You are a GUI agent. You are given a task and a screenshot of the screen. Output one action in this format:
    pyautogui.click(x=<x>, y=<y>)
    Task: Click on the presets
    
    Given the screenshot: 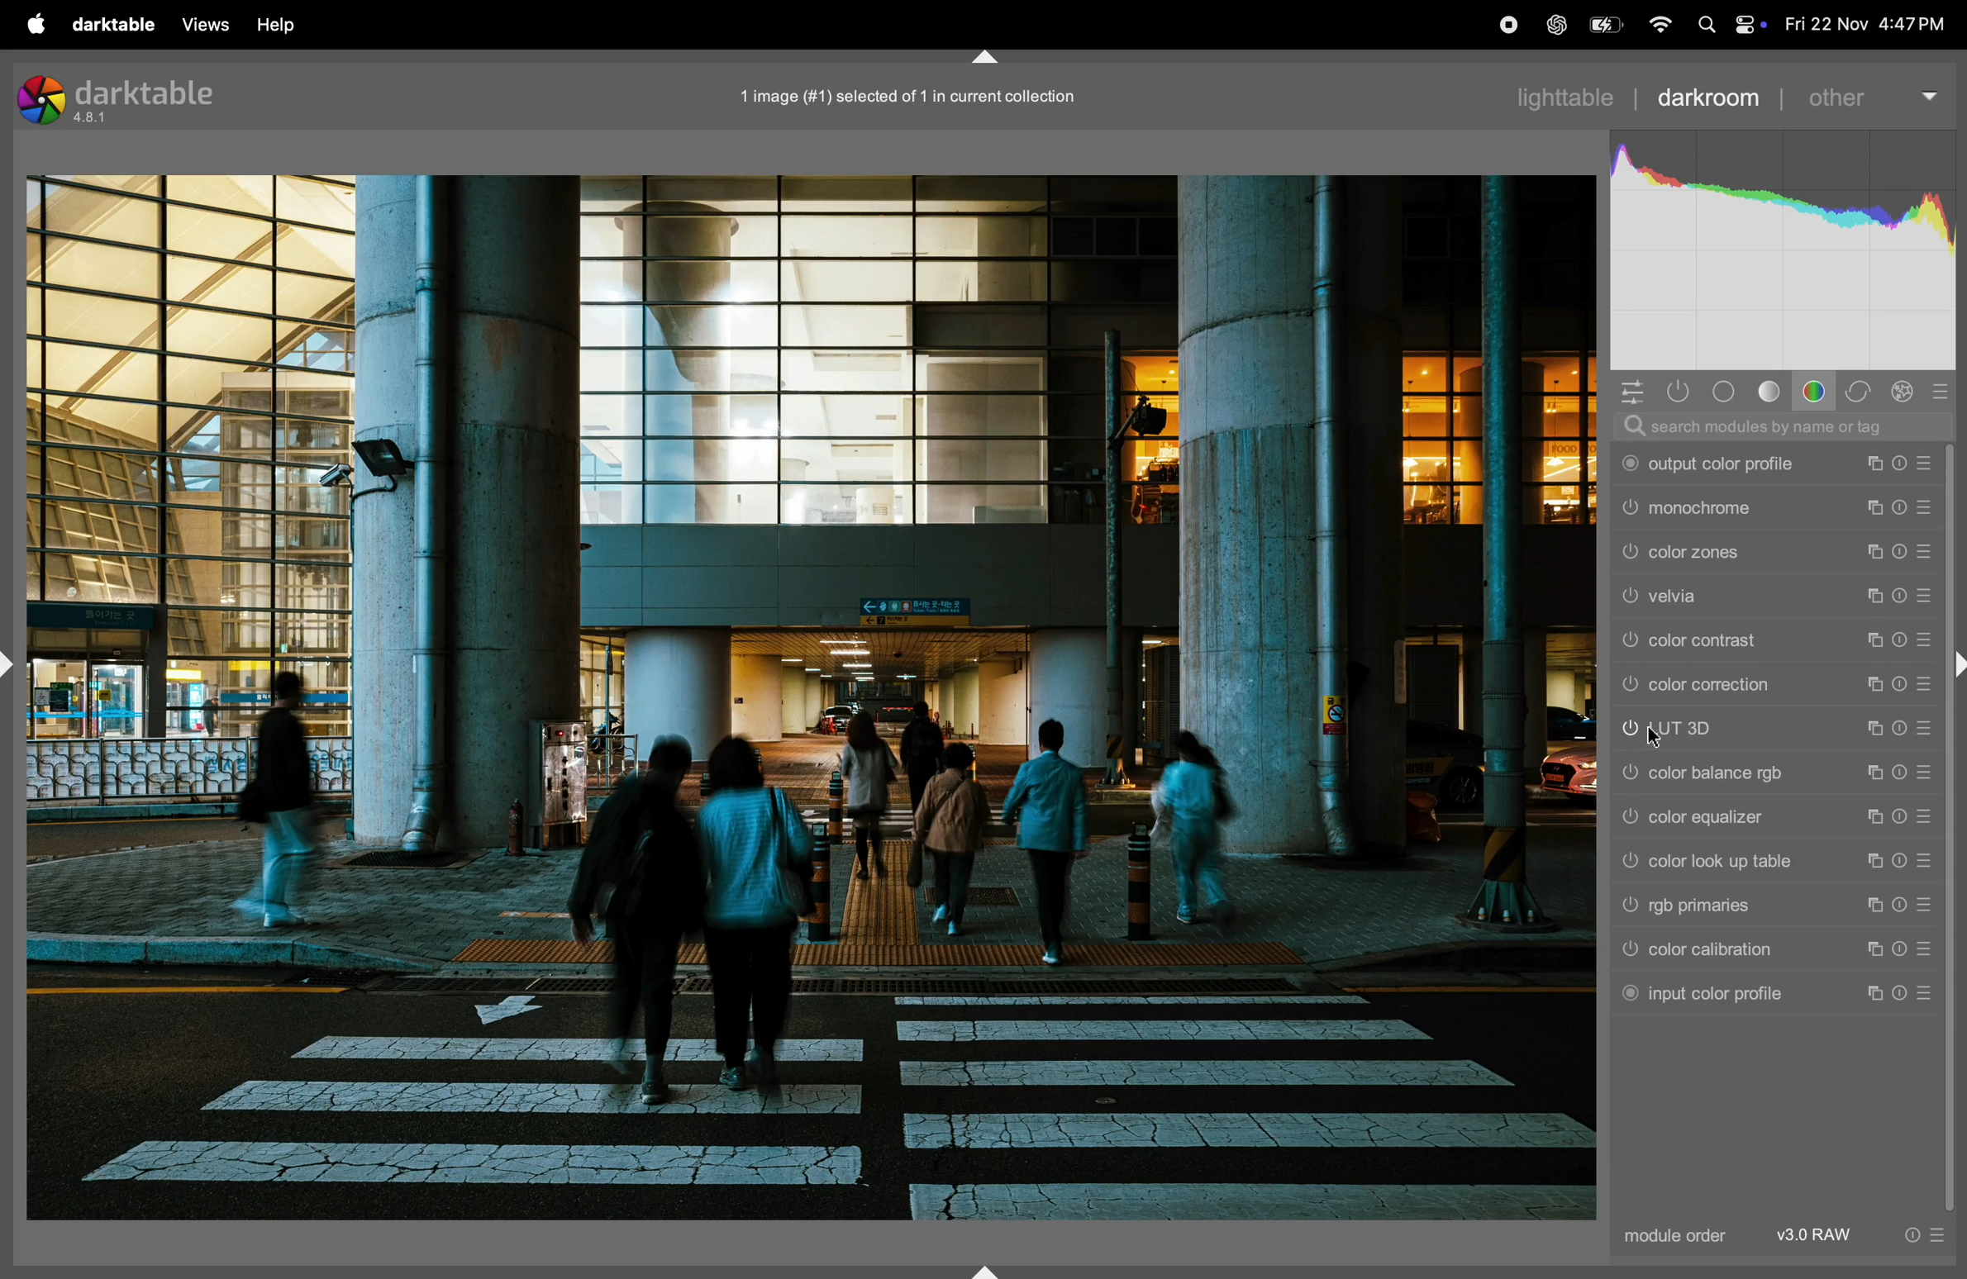 What is the action you would take?
    pyautogui.click(x=1929, y=996)
    